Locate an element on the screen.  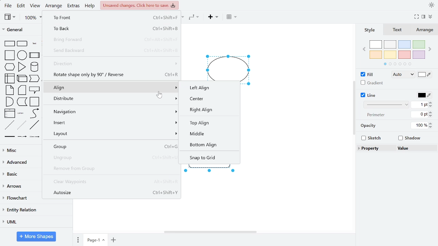
step is located at coordinates (34, 79).